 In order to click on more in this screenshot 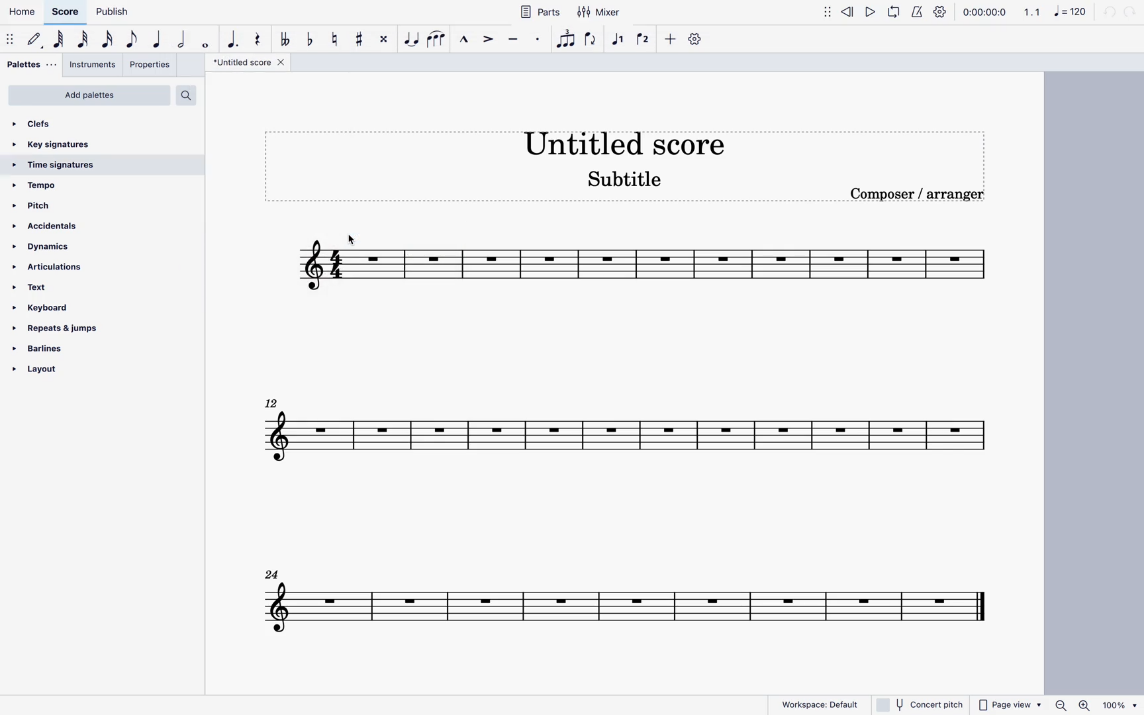, I will do `click(670, 40)`.